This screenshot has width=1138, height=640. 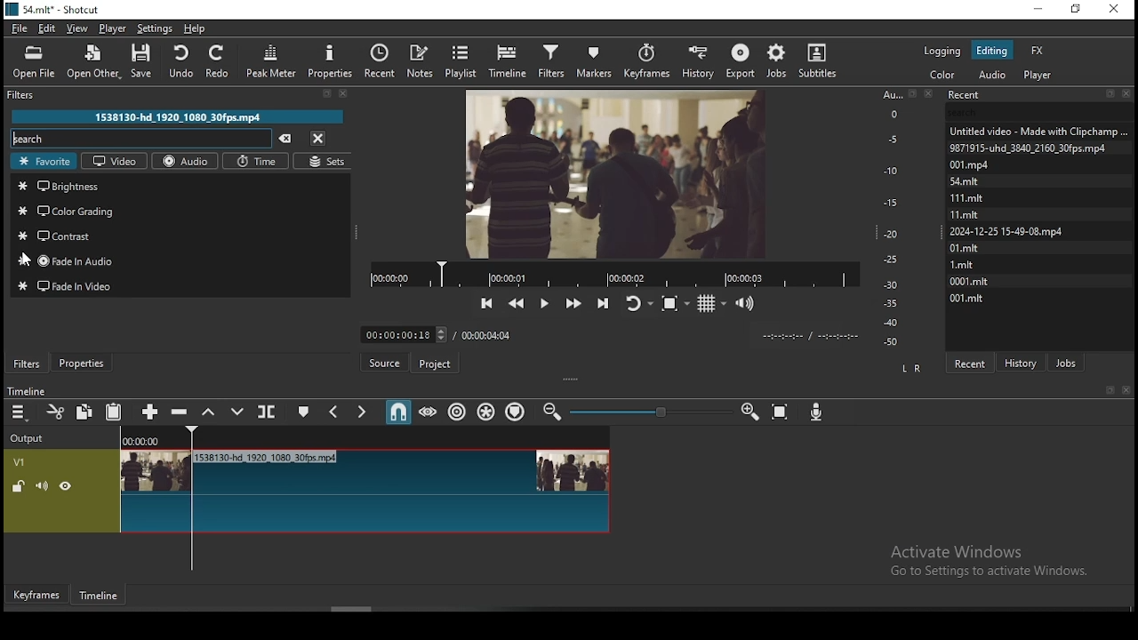 I want to click on Untitled video - Made with ClipChamp...., so click(x=1038, y=132).